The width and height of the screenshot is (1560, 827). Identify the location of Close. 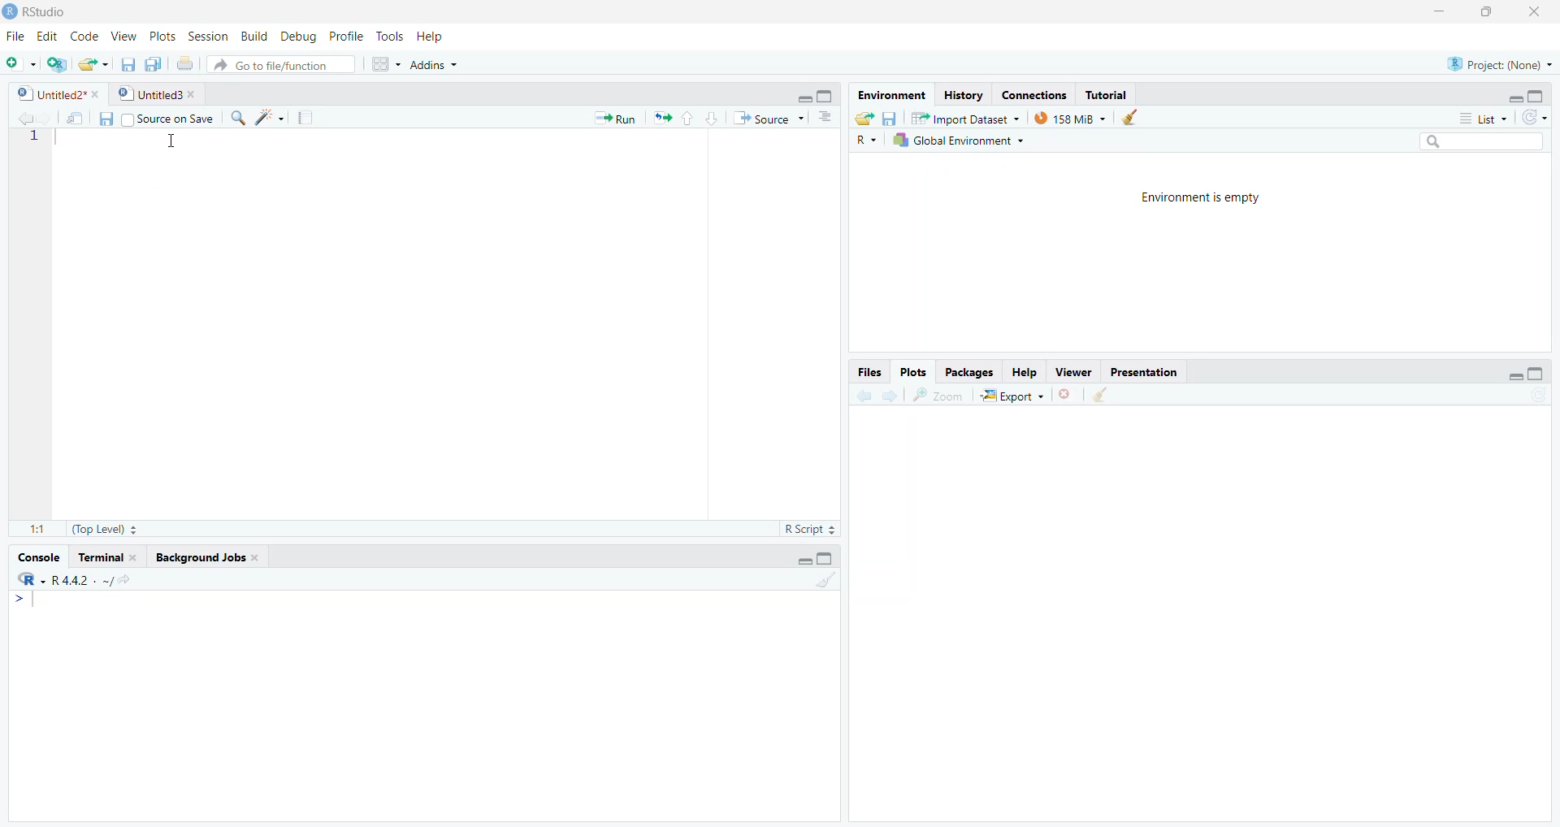
(1536, 16).